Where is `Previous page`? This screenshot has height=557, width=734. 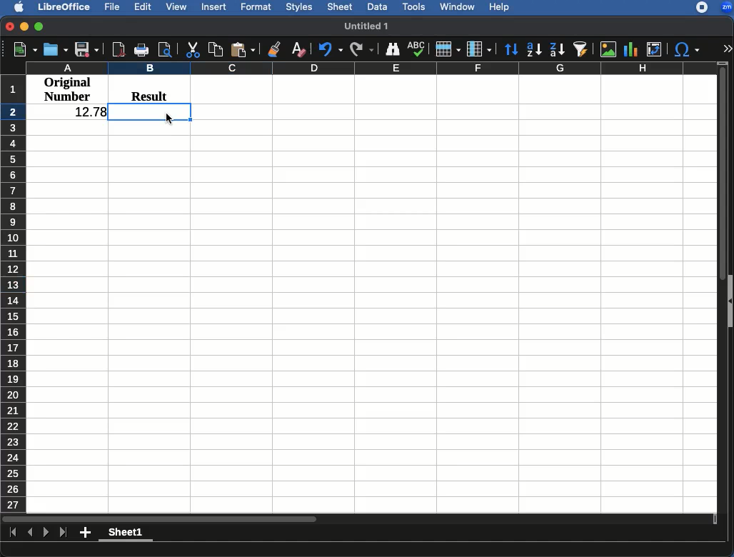 Previous page is located at coordinates (30, 532).